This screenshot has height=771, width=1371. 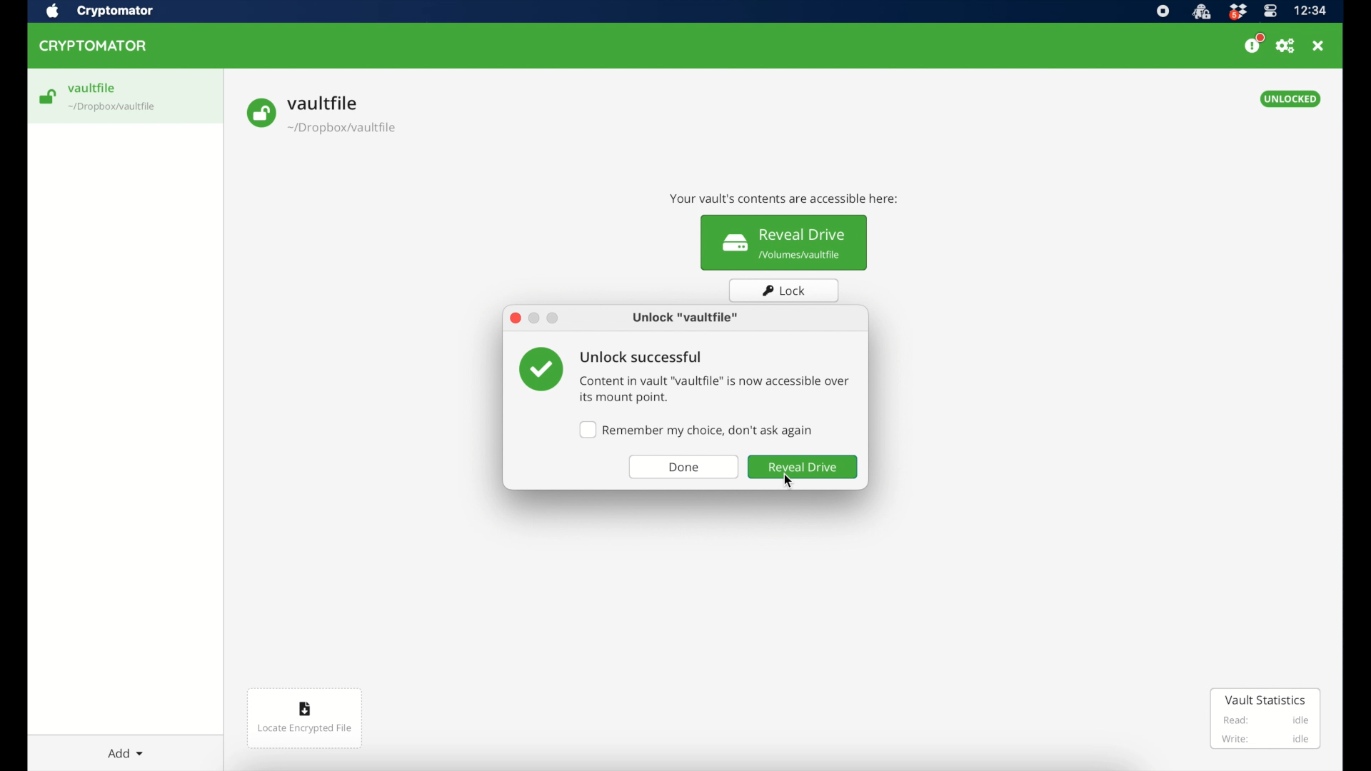 What do you see at coordinates (1269, 11) in the screenshot?
I see `control center` at bounding box center [1269, 11].